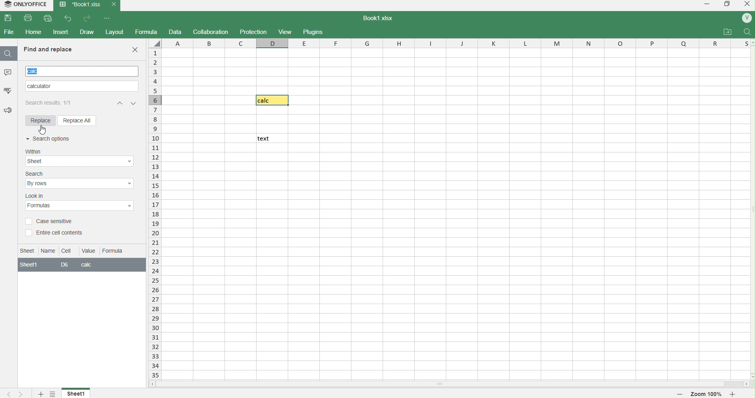 This screenshot has height=398, width=755. What do you see at coordinates (750, 375) in the screenshot?
I see `move down` at bounding box center [750, 375].